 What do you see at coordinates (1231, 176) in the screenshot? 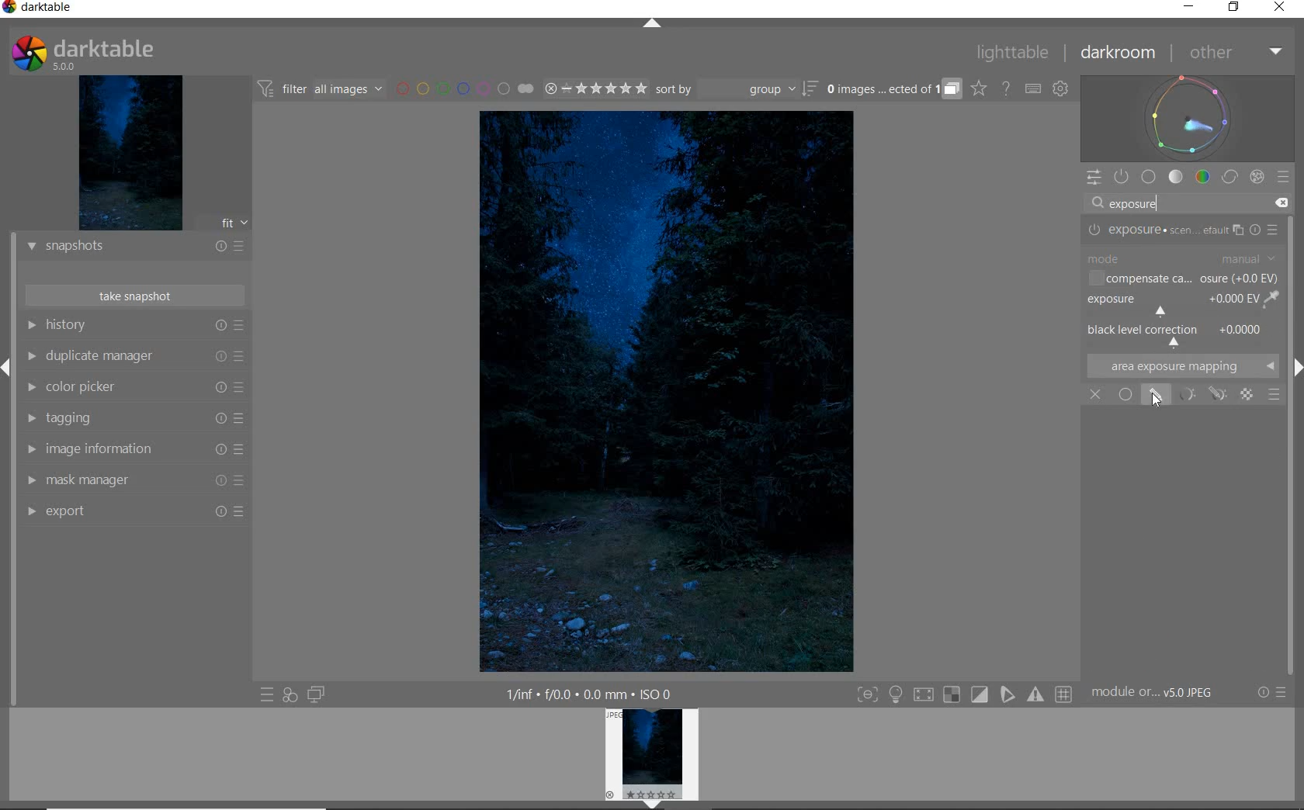
I see `CORRECT` at bounding box center [1231, 176].